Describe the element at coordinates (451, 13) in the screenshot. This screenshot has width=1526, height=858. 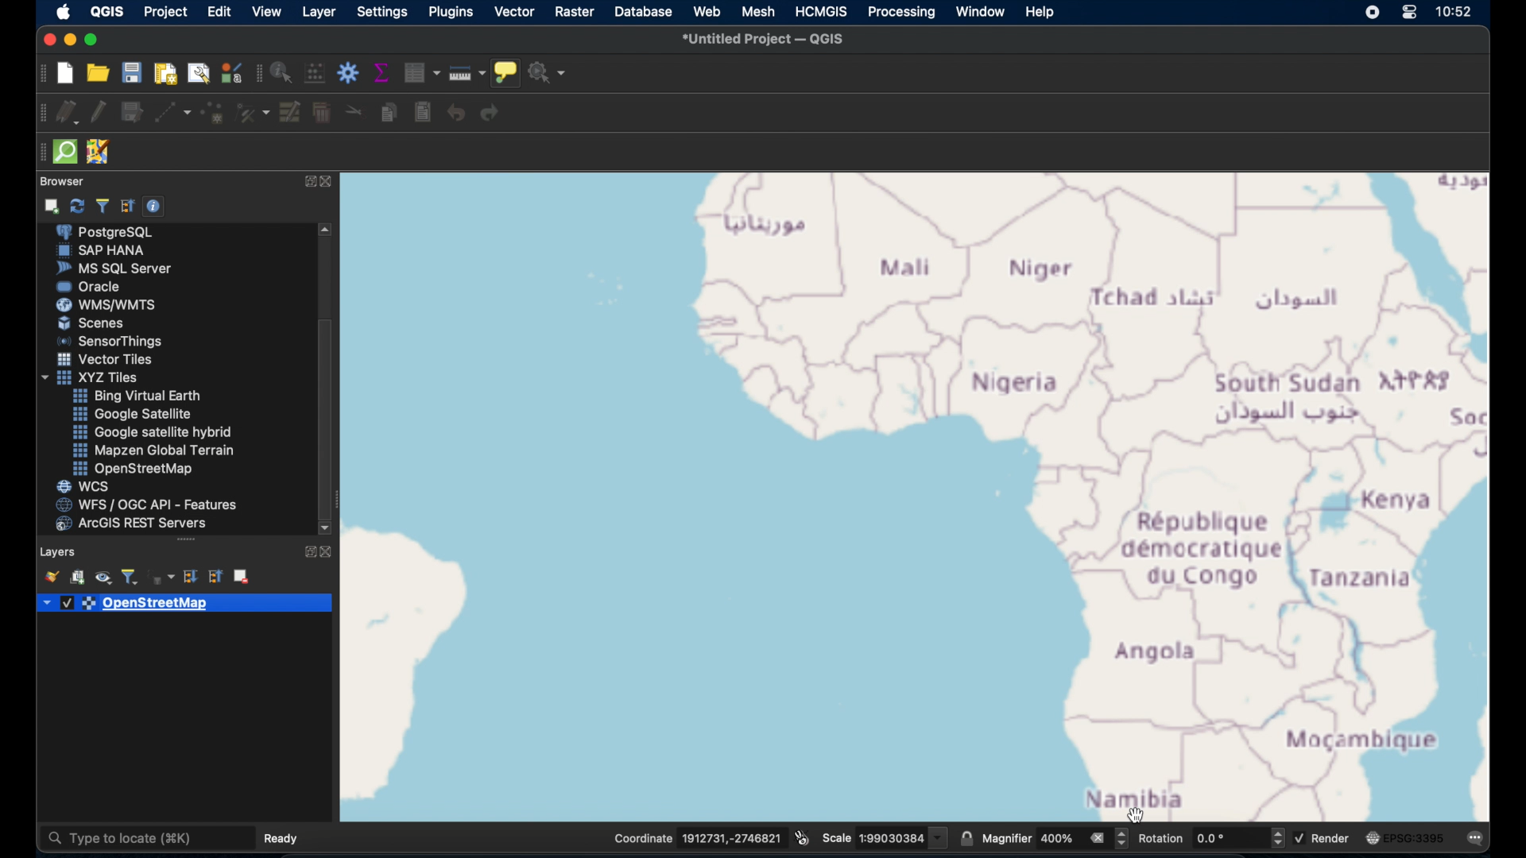
I see `plugins` at that location.